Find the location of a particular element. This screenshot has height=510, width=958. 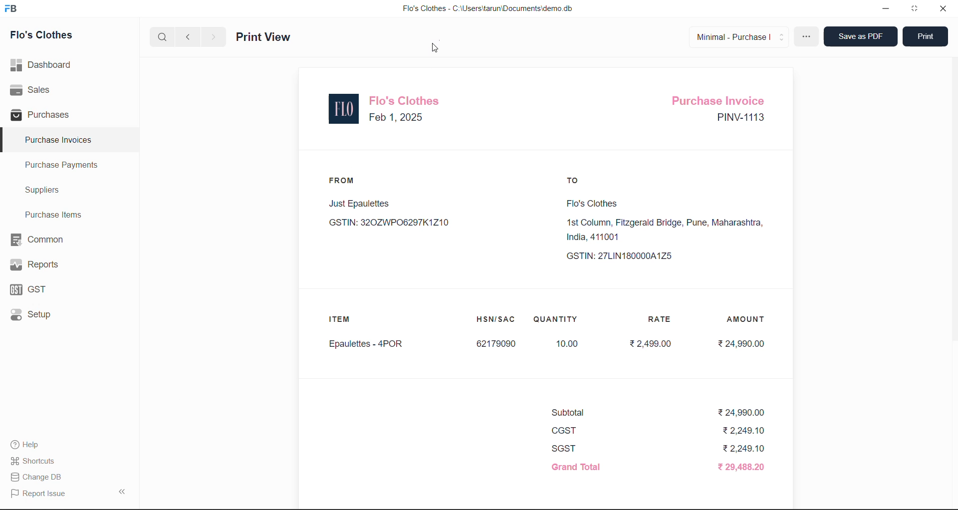

Purchase Invoice PINV-1113 is located at coordinates (723, 110).